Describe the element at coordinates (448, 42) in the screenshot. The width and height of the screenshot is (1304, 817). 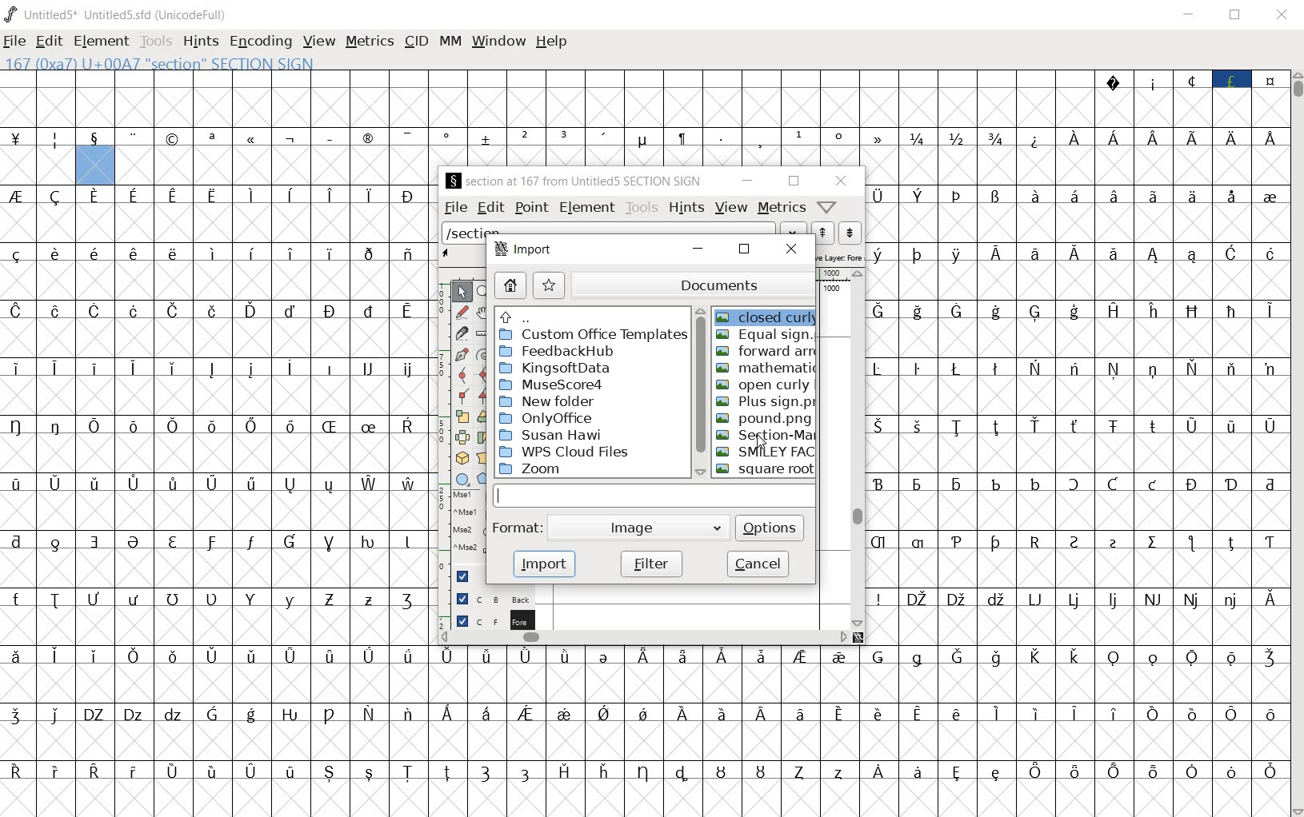
I see `mm` at that location.